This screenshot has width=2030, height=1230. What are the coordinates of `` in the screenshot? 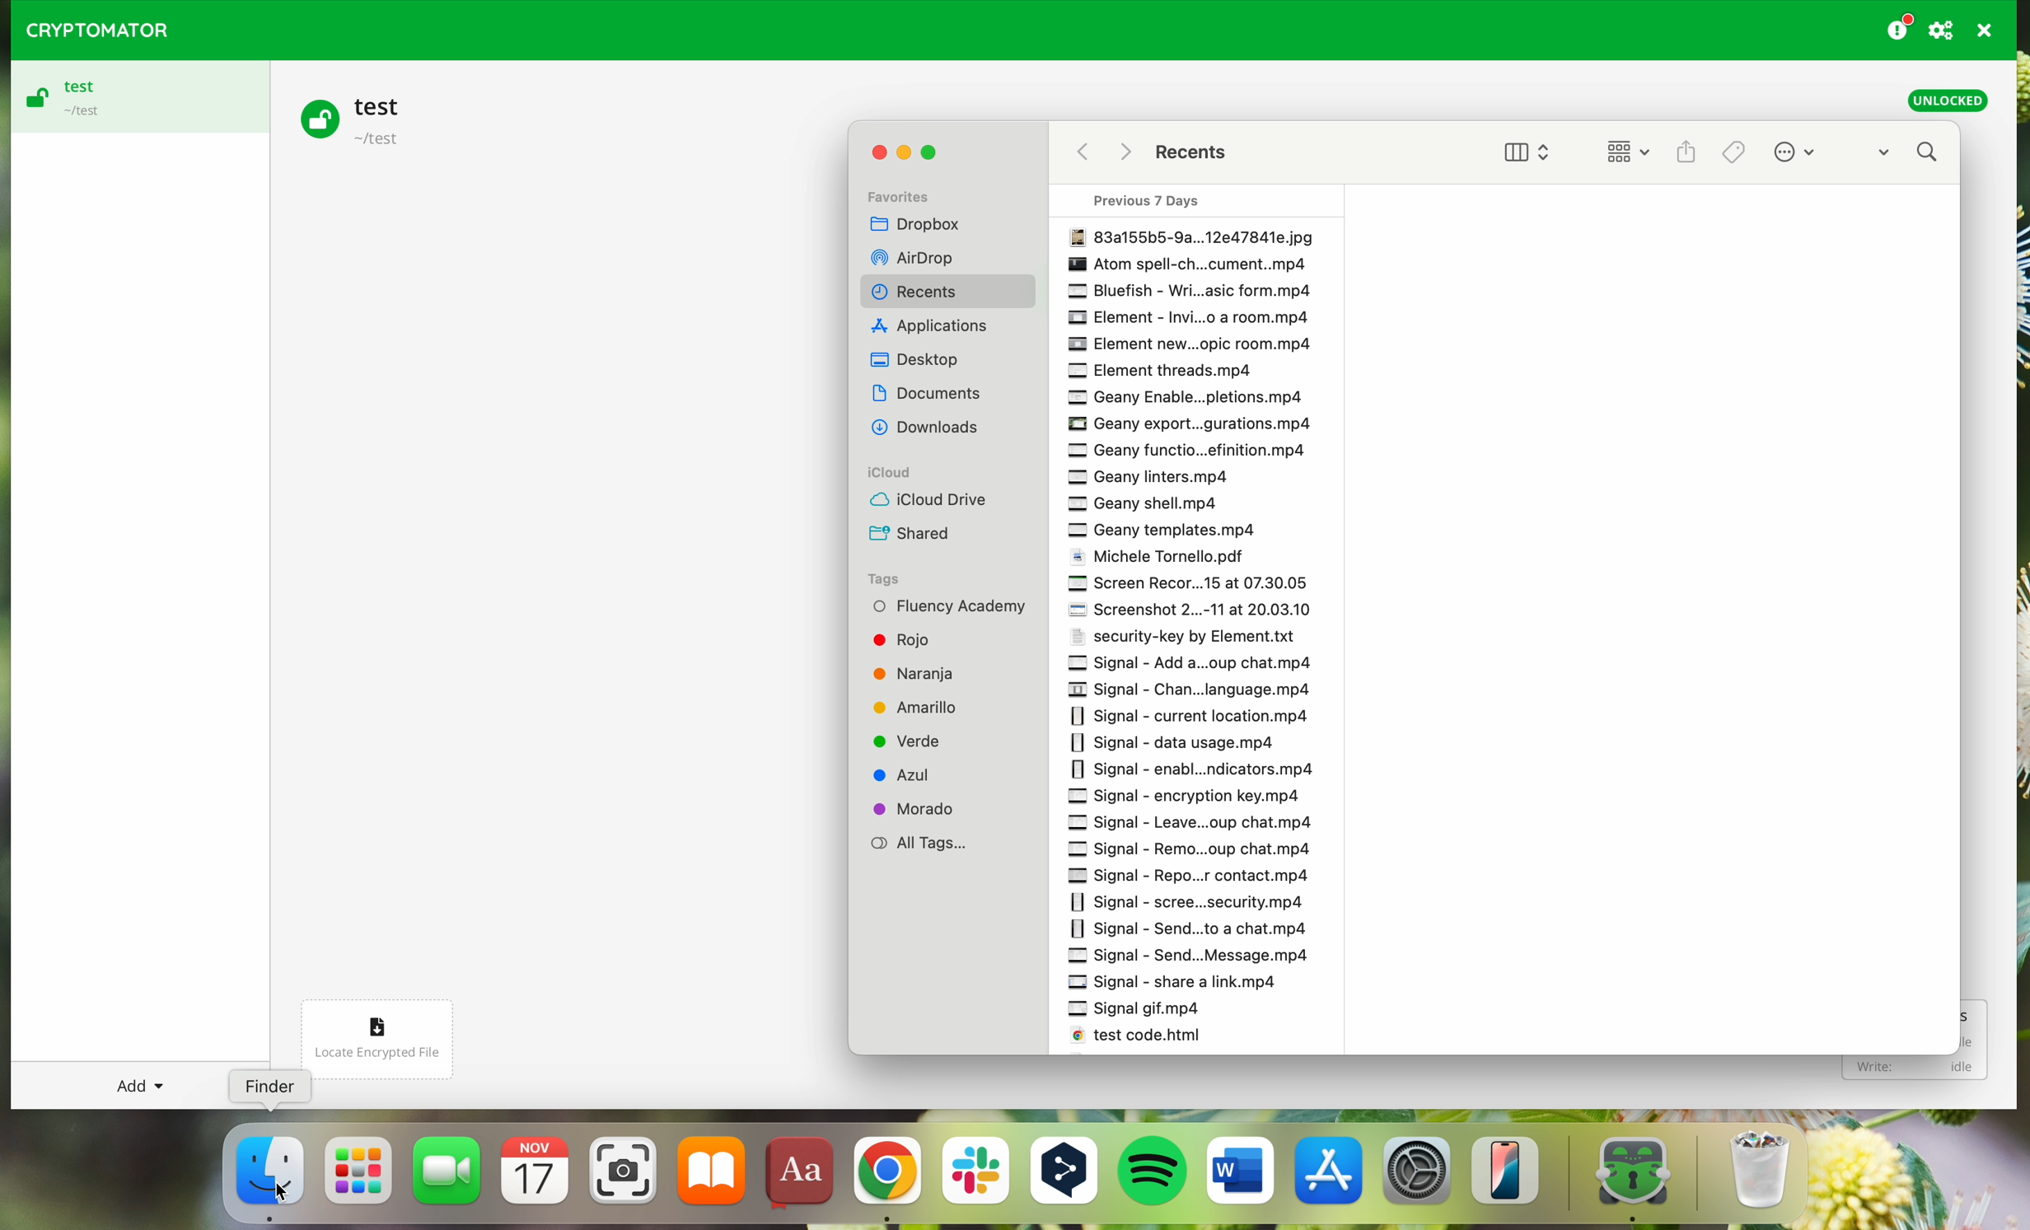 It's located at (1190, 262).